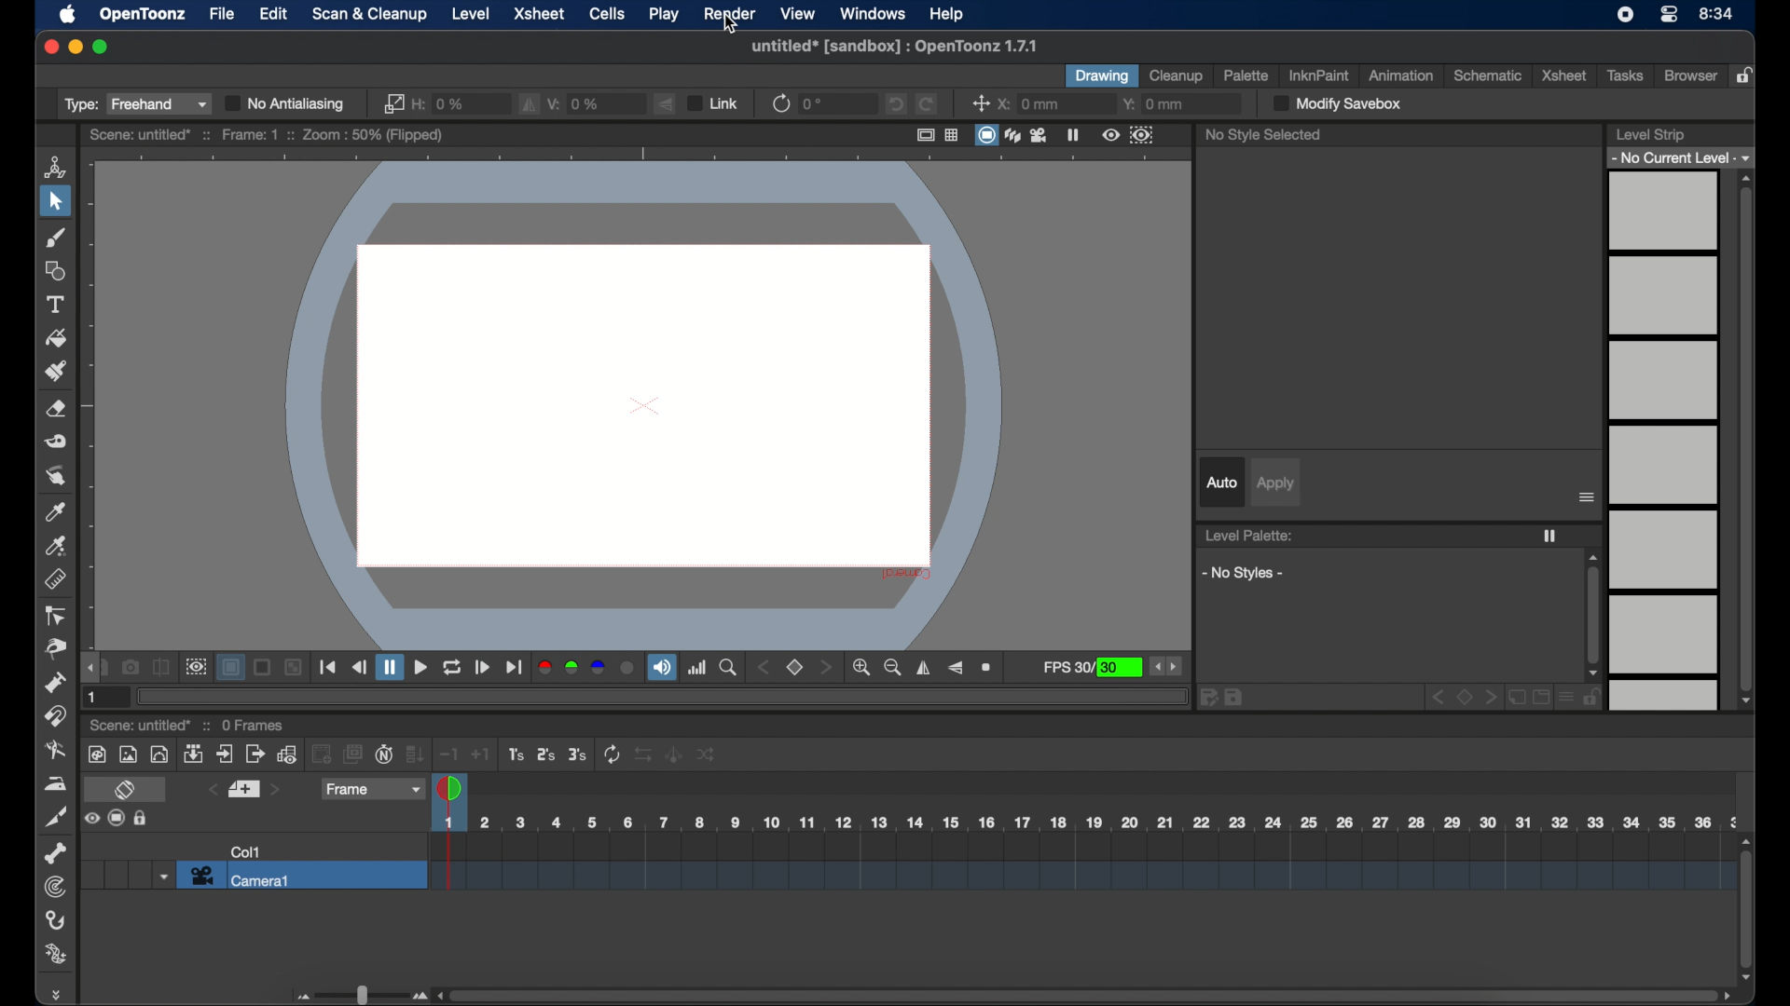 This screenshot has width=1790, height=1006. I want to click on stepper buttons, so click(1165, 666).